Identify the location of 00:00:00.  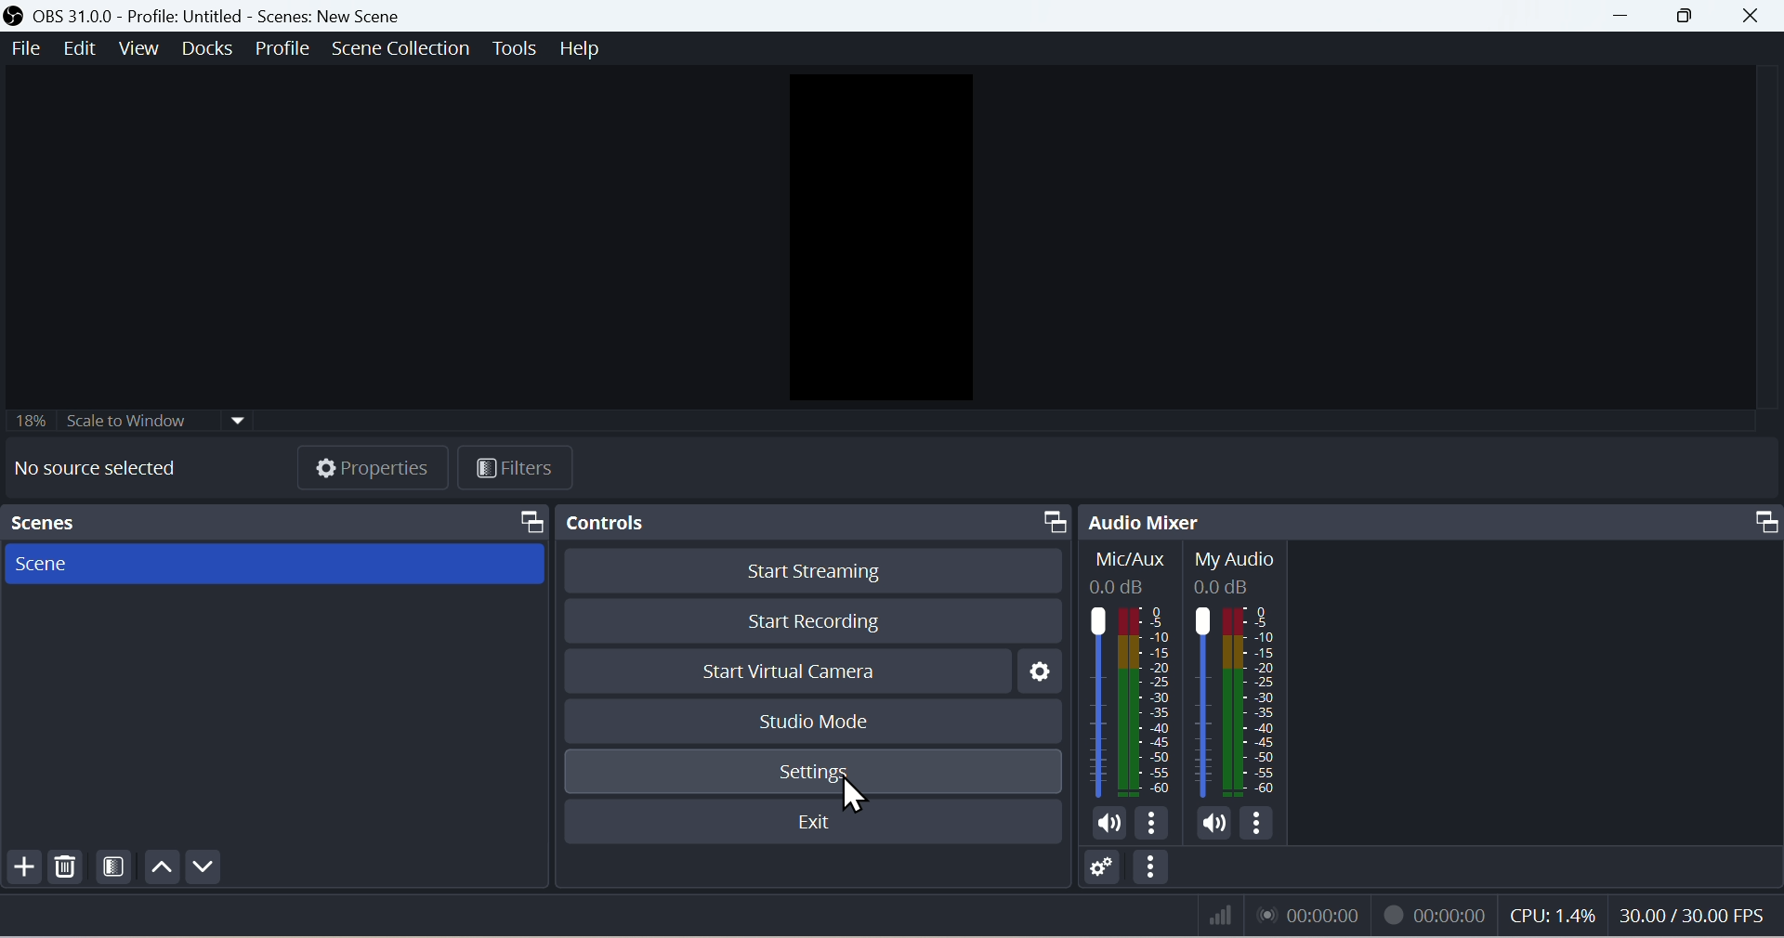
(1307, 914).